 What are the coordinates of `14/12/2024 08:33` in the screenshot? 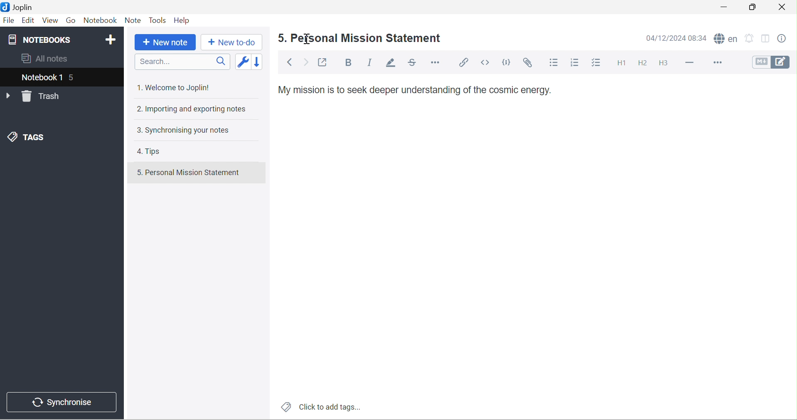 It's located at (676, 38).